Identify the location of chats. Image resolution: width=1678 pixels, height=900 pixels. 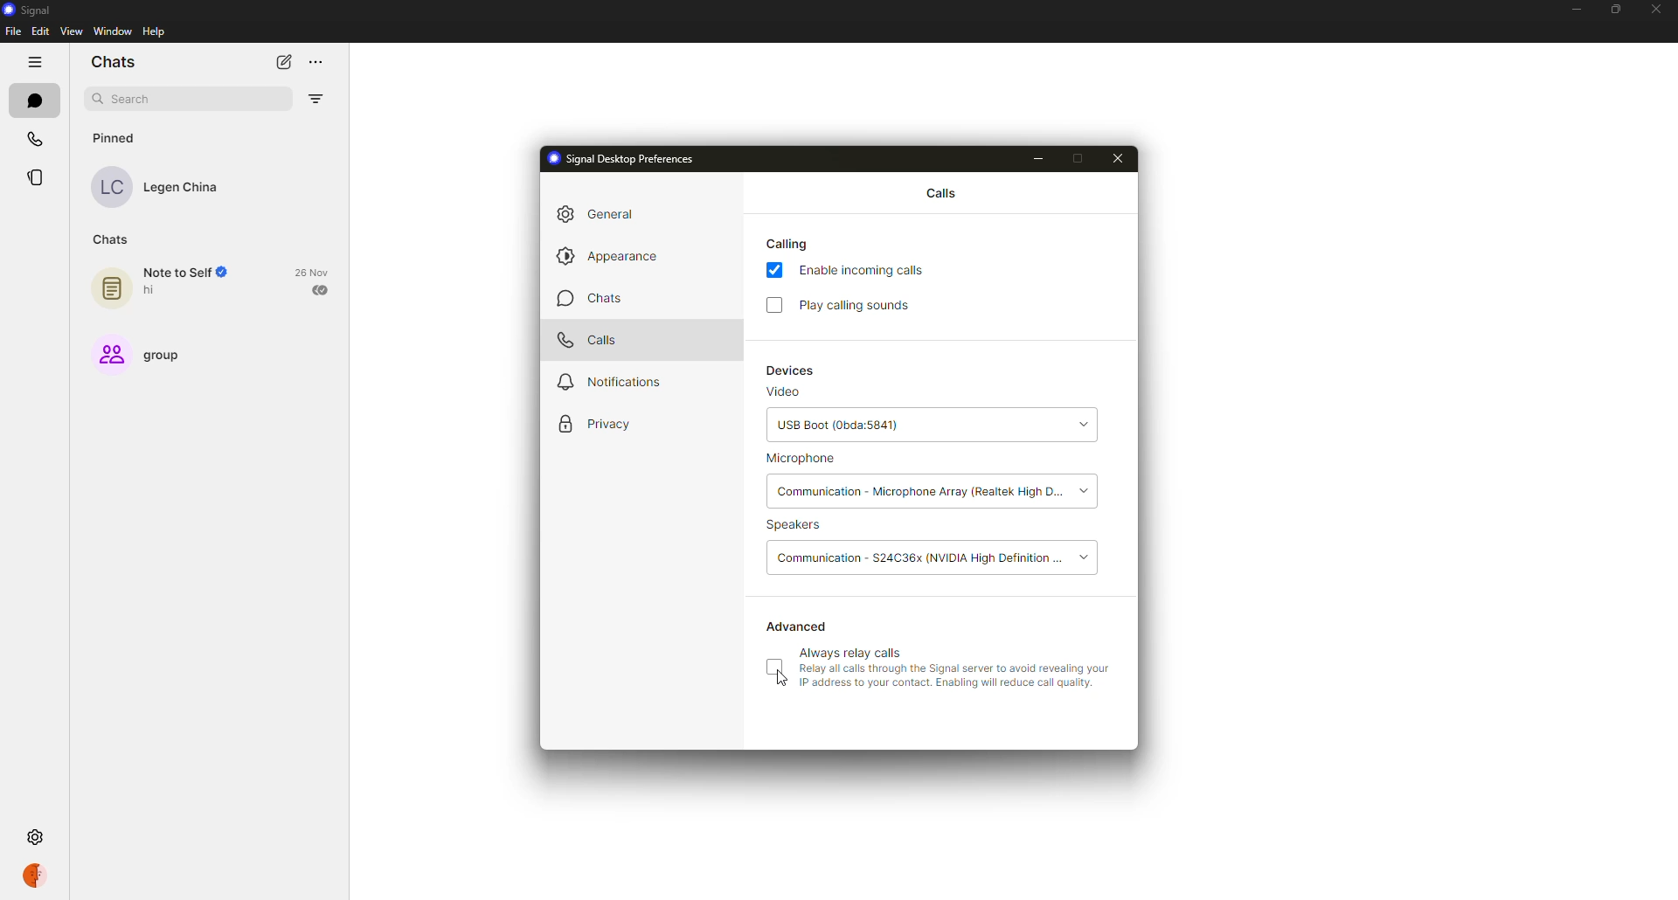
(117, 59).